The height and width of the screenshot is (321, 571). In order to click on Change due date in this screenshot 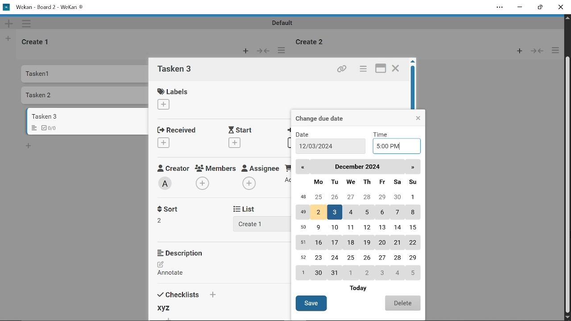, I will do `click(329, 118)`.